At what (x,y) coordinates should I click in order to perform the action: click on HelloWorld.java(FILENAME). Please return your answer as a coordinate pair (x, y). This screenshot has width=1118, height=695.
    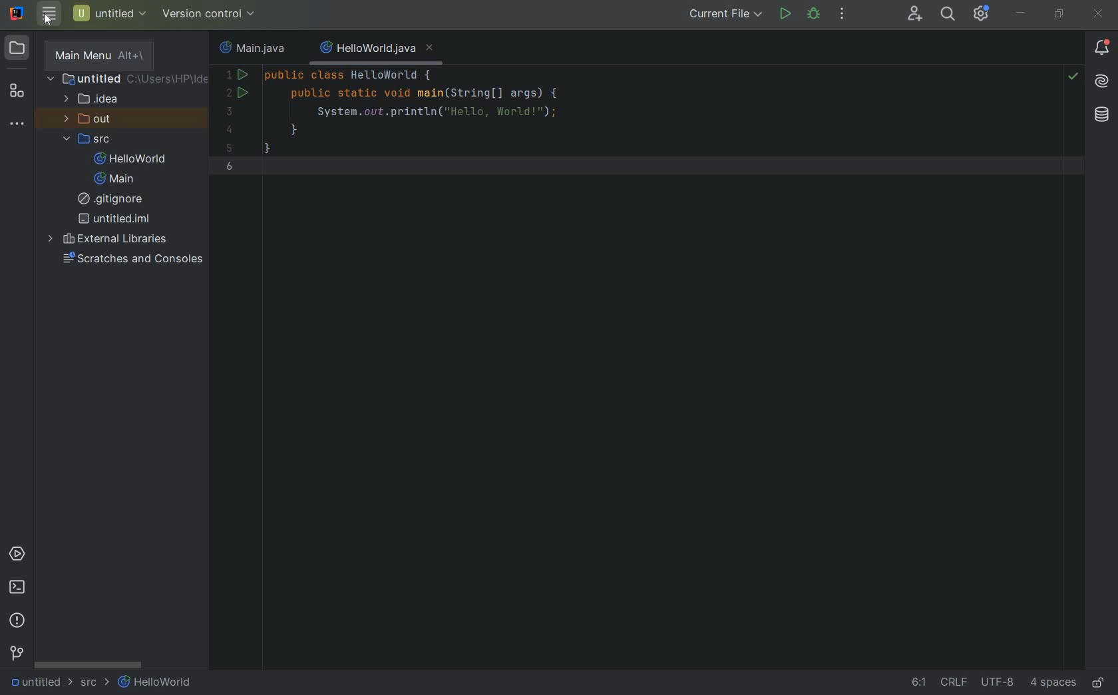
    Looking at the image, I should click on (375, 48).